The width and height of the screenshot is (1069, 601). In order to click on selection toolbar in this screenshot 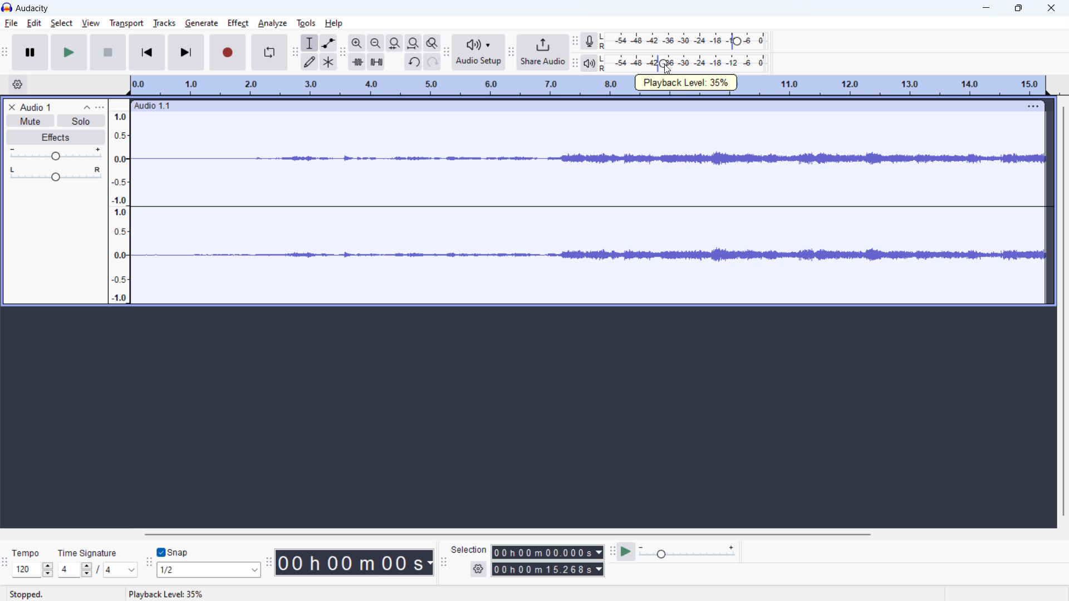, I will do `click(443, 563)`.